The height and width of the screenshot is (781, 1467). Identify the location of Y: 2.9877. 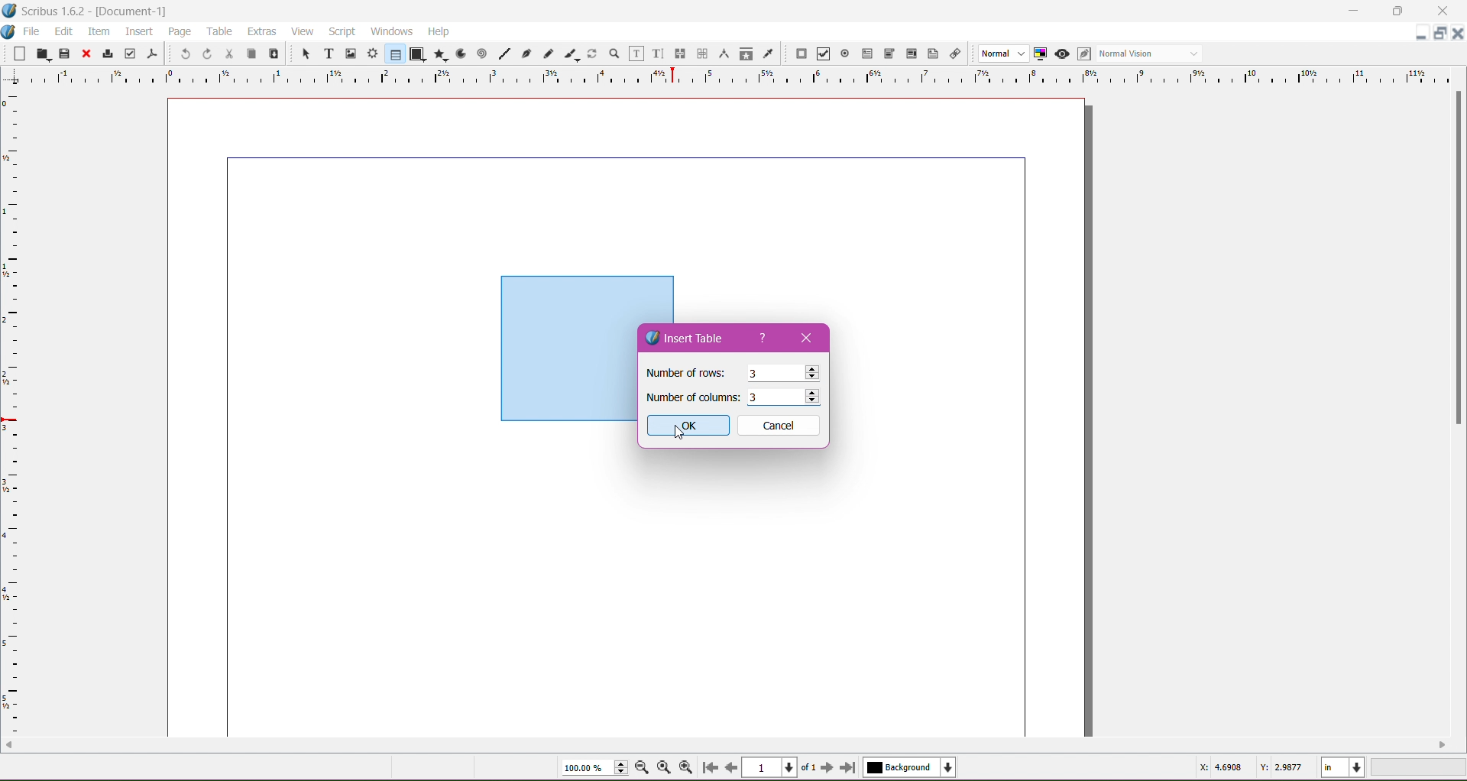
(1284, 766).